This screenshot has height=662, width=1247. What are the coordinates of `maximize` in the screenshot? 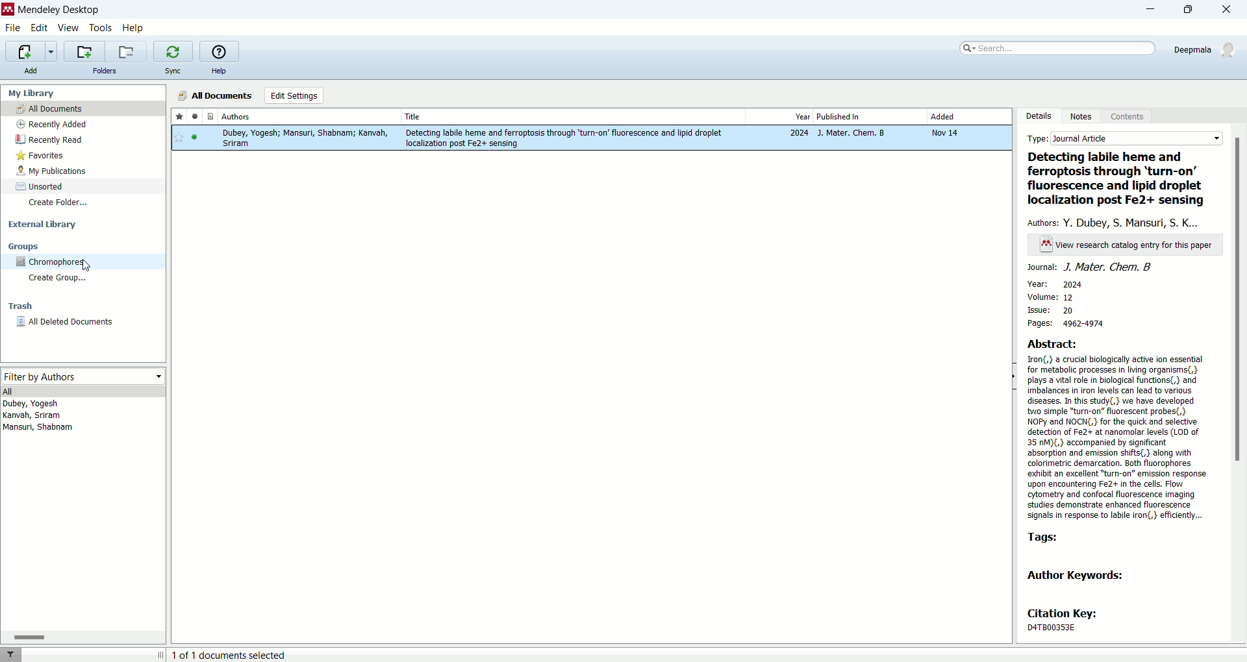 It's located at (1189, 9).